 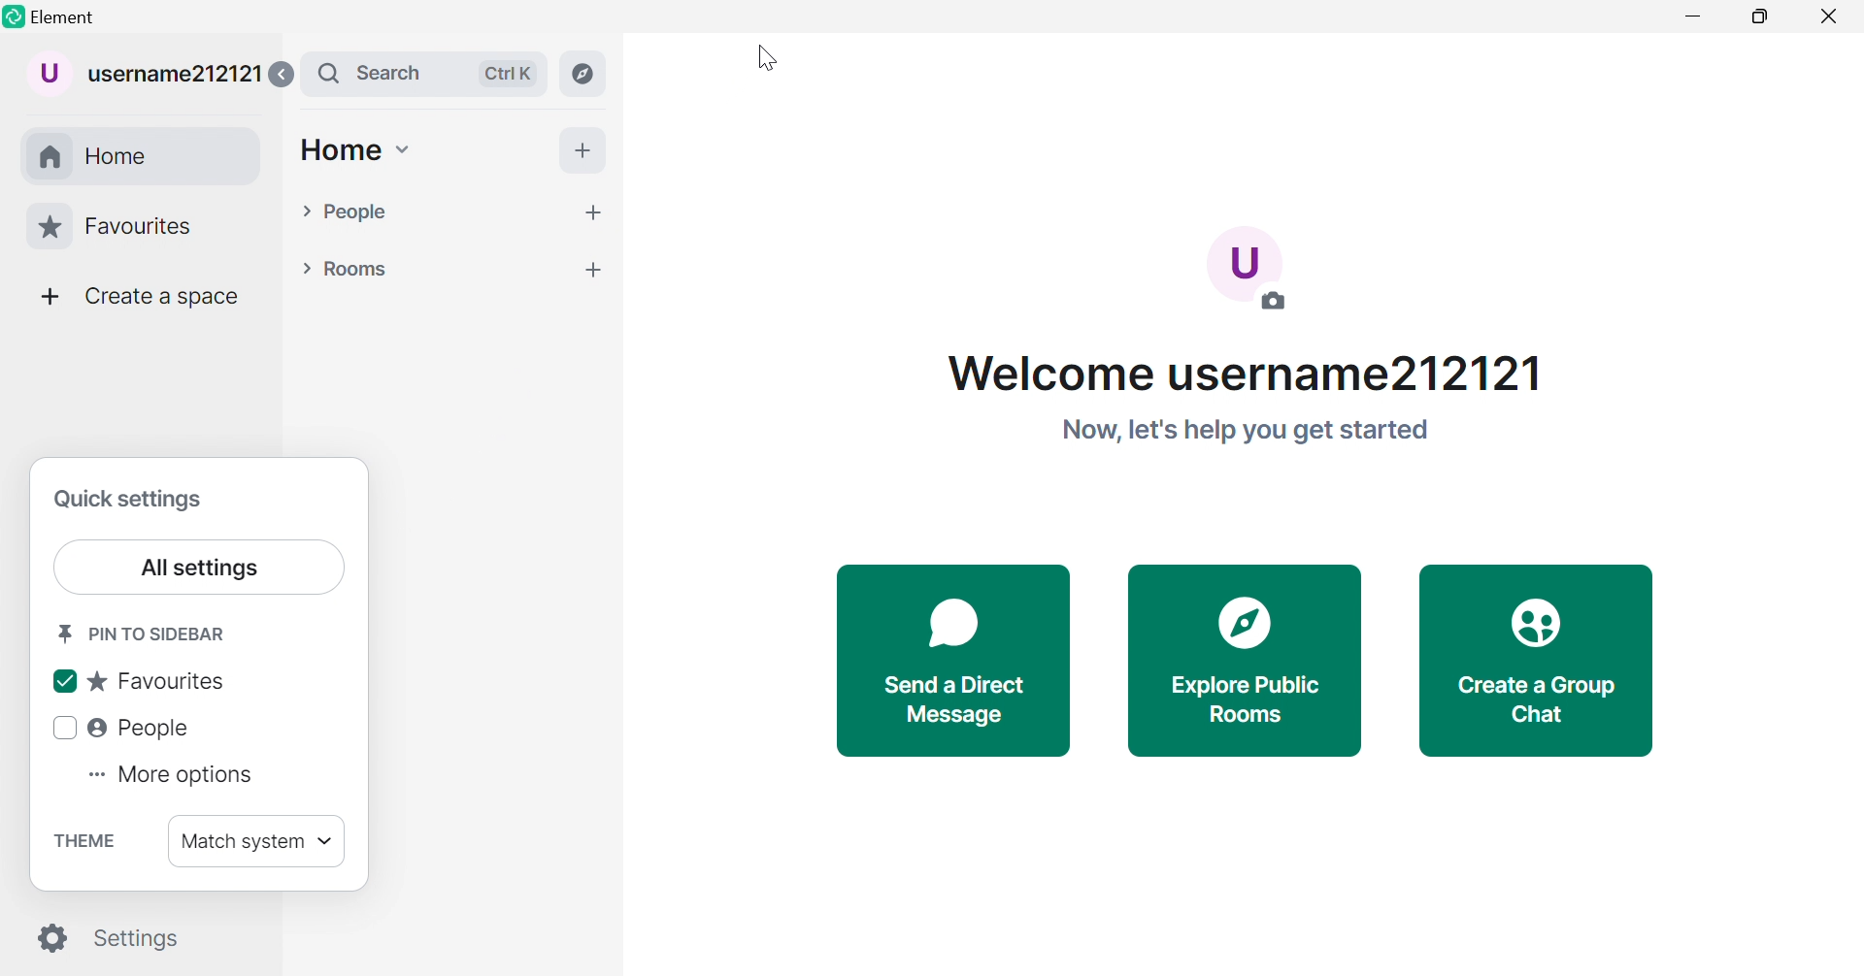 What do you see at coordinates (1244, 432) in the screenshot?
I see `Now, let's help you get started` at bounding box center [1244, 432].